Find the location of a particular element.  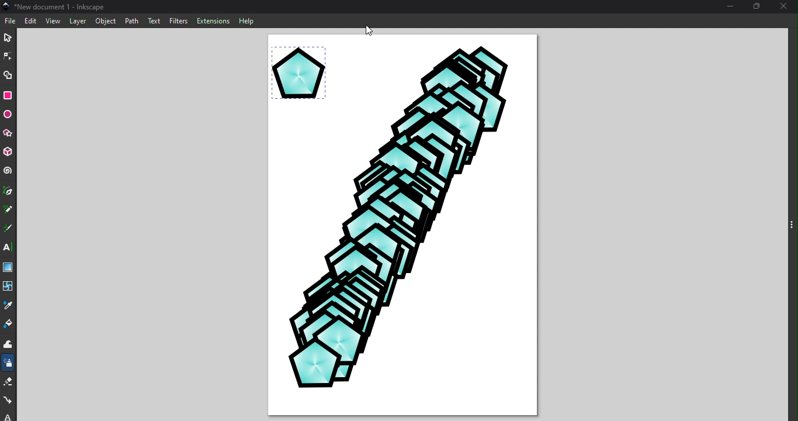

Gradient tool is located at coordinates (10, 265).